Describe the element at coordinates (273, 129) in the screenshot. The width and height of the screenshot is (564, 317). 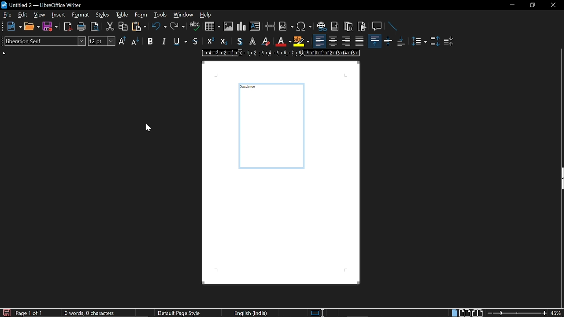
I see `"Sample text" added in a text box` at that location.